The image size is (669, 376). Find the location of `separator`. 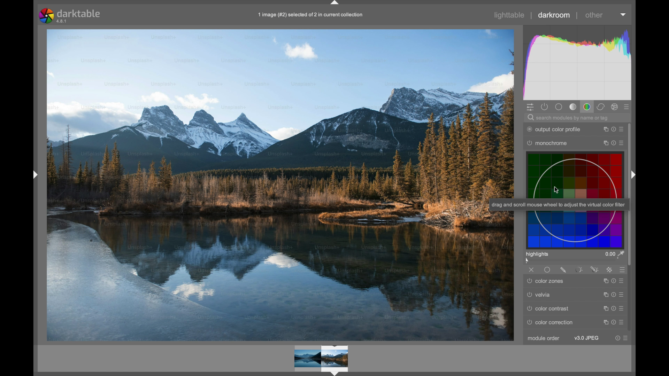

separator is located at coordinates (531, 16).